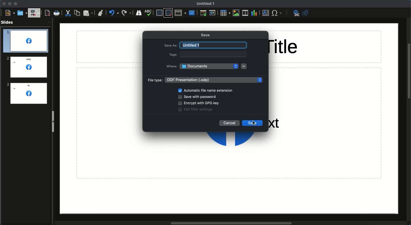  Describe the element at coordinates (206, 45) in the screenshot. I see `Save as` at that location.